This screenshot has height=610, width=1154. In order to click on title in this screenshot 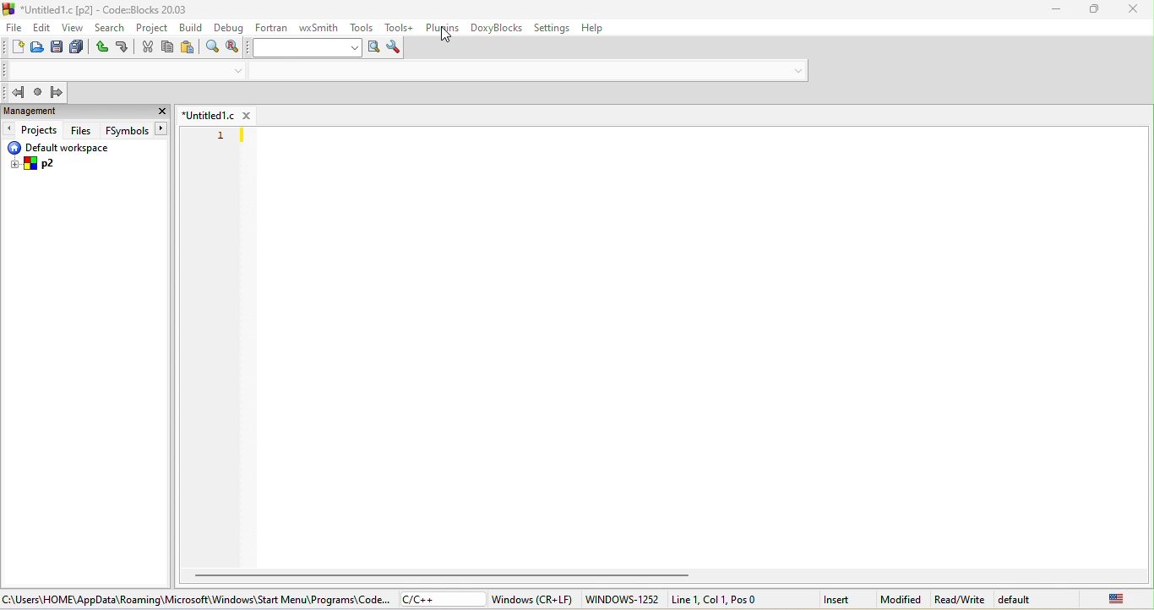, I will do `click(99, 8)`.